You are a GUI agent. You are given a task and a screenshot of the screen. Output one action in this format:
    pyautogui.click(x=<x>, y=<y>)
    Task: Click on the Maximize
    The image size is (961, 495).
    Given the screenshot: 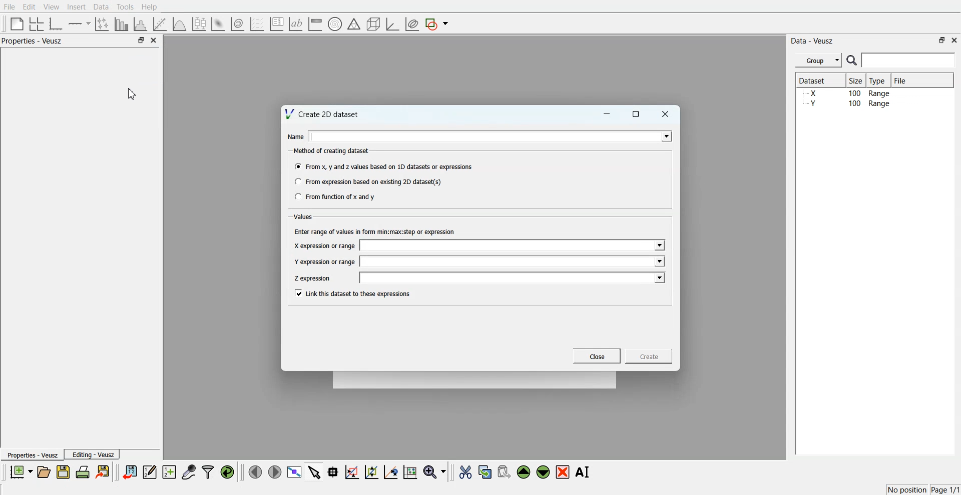 What is the action you would take?
    pyautogui.click(x=636, y=114)
    